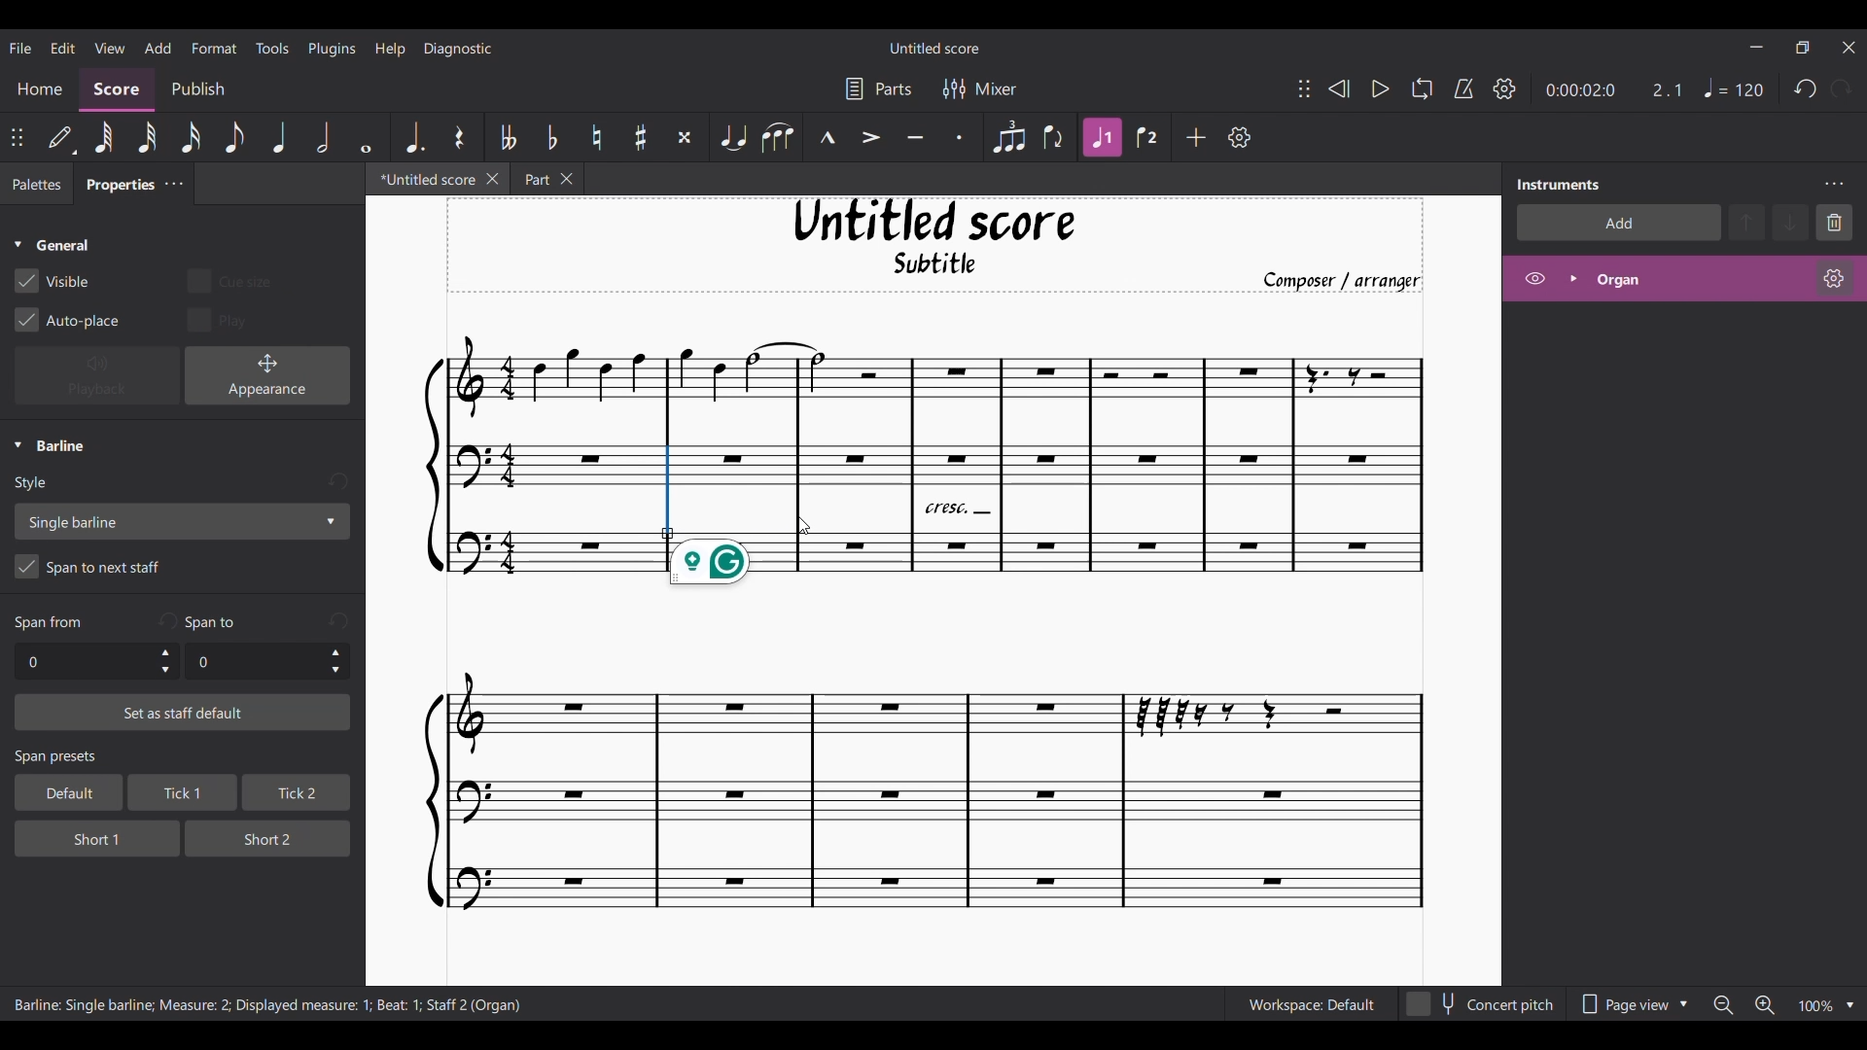 This screenshot has height=1050, width=1867. What do you see at coordinates (1149, 137) in the screenshot?
I see `Voice 2` at bounding box center [1149, 137].